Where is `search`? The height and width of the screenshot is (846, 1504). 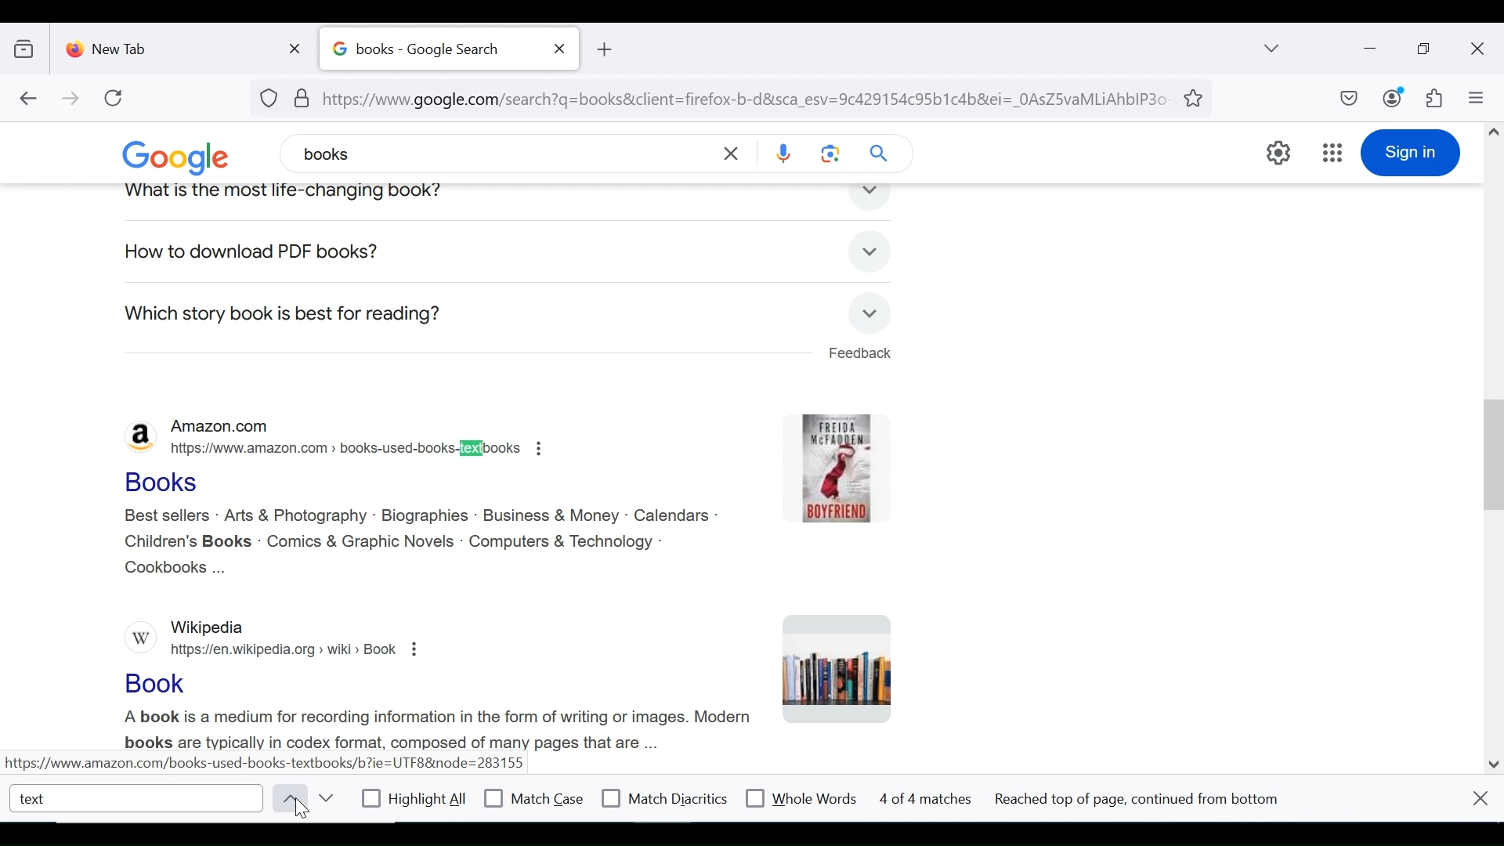
search is located at coordinates (881, 153).